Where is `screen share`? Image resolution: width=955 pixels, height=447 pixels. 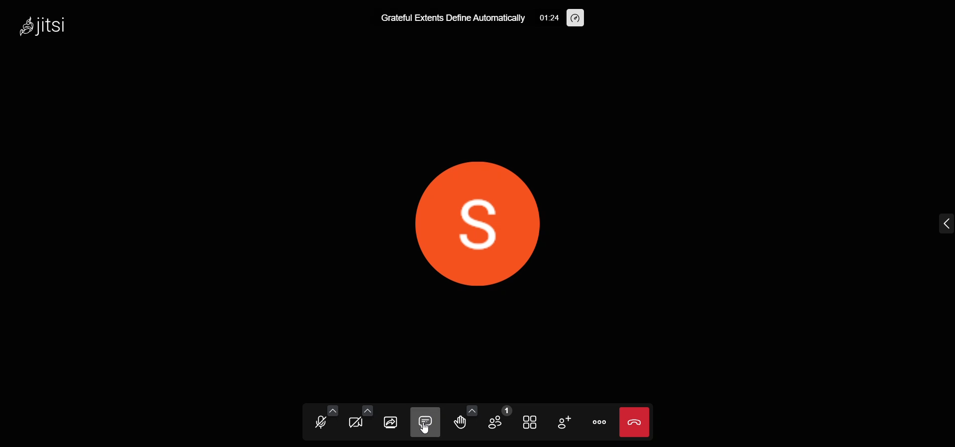 screen share is located at coordinates (392, 421).